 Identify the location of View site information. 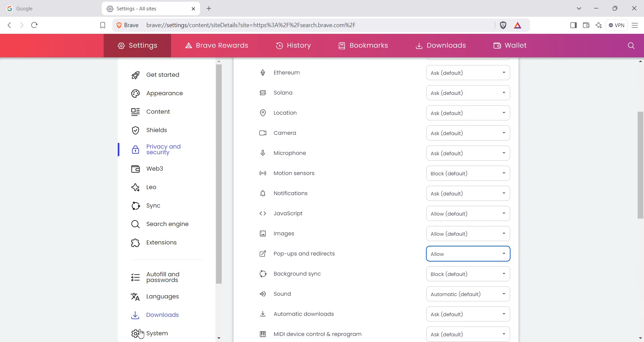
(129, 25).